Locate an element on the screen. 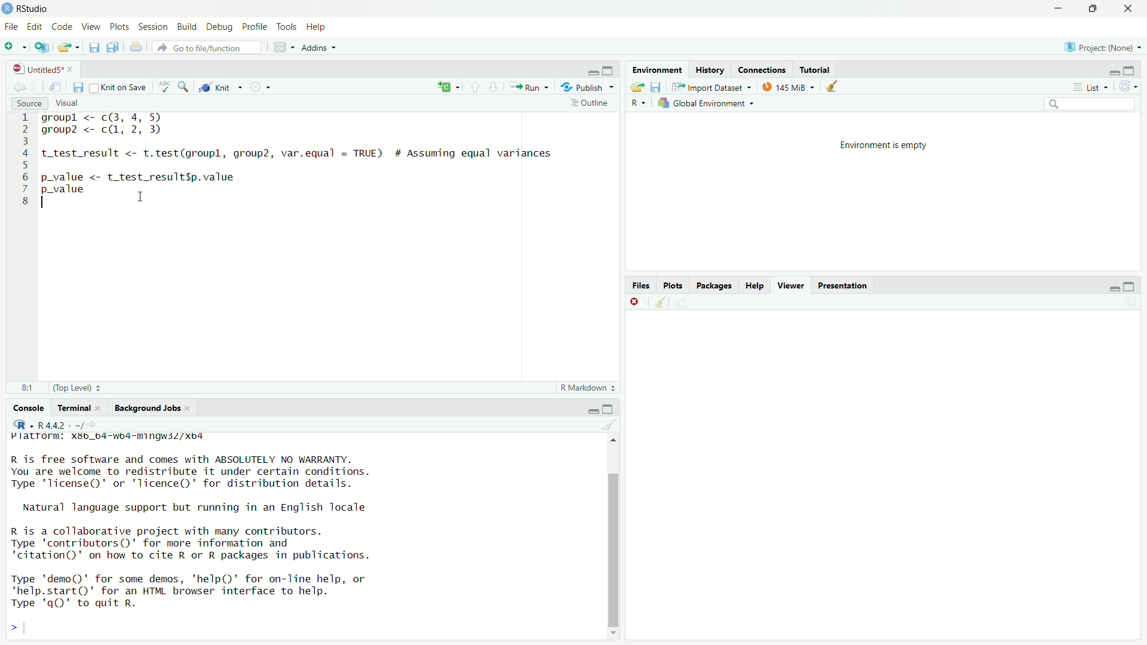 The image size is (1147, 645). view current working is located at coordinates (94, 425).